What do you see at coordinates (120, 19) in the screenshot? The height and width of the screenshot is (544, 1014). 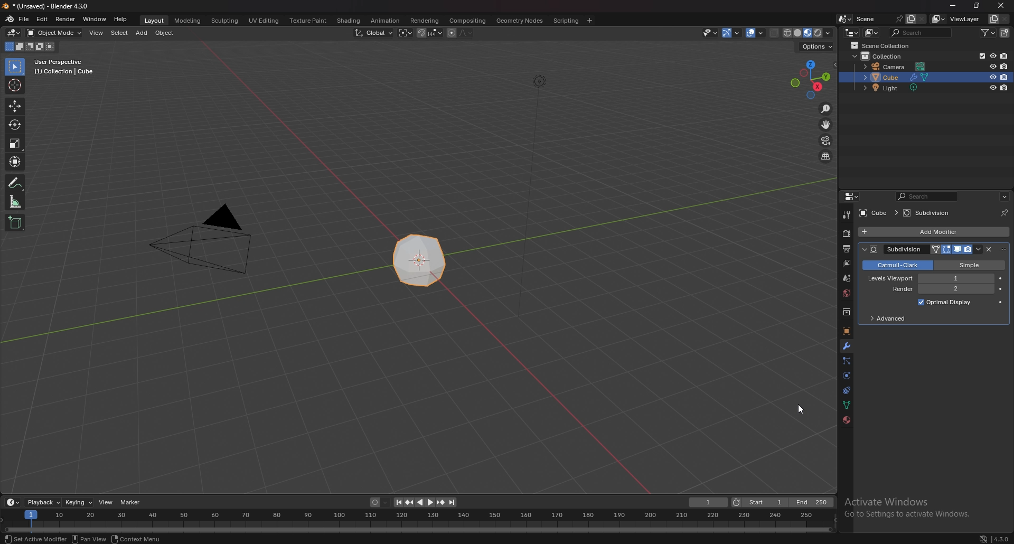 I see `help` at bounding box center [120, 19].